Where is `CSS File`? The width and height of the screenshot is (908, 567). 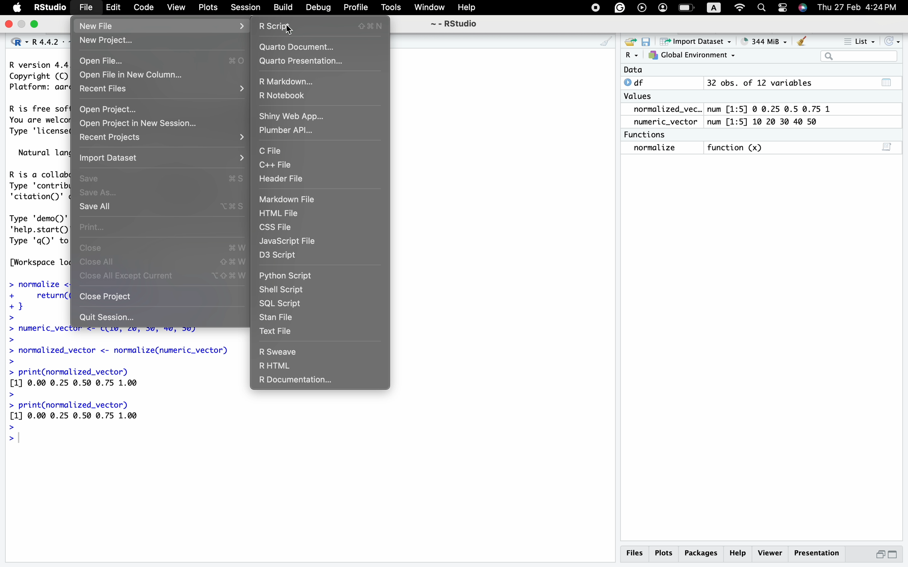 CSS File is located at coordinates (276, 228).